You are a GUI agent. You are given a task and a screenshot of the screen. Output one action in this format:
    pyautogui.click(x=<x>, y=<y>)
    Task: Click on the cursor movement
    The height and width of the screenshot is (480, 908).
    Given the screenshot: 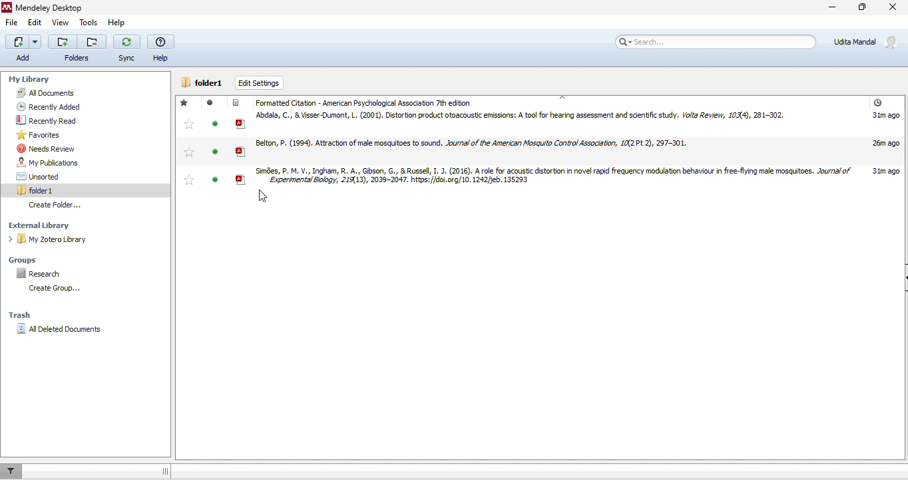 What is the action you would take?
    pyautogui.click(x=264, y=197)
    